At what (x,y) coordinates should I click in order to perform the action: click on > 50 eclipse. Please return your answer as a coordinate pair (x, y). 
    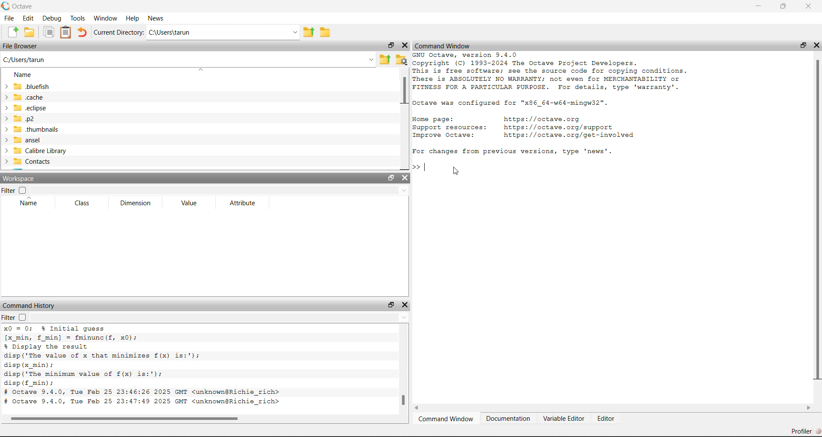
    Looking at the image, I should click on (27, 108).